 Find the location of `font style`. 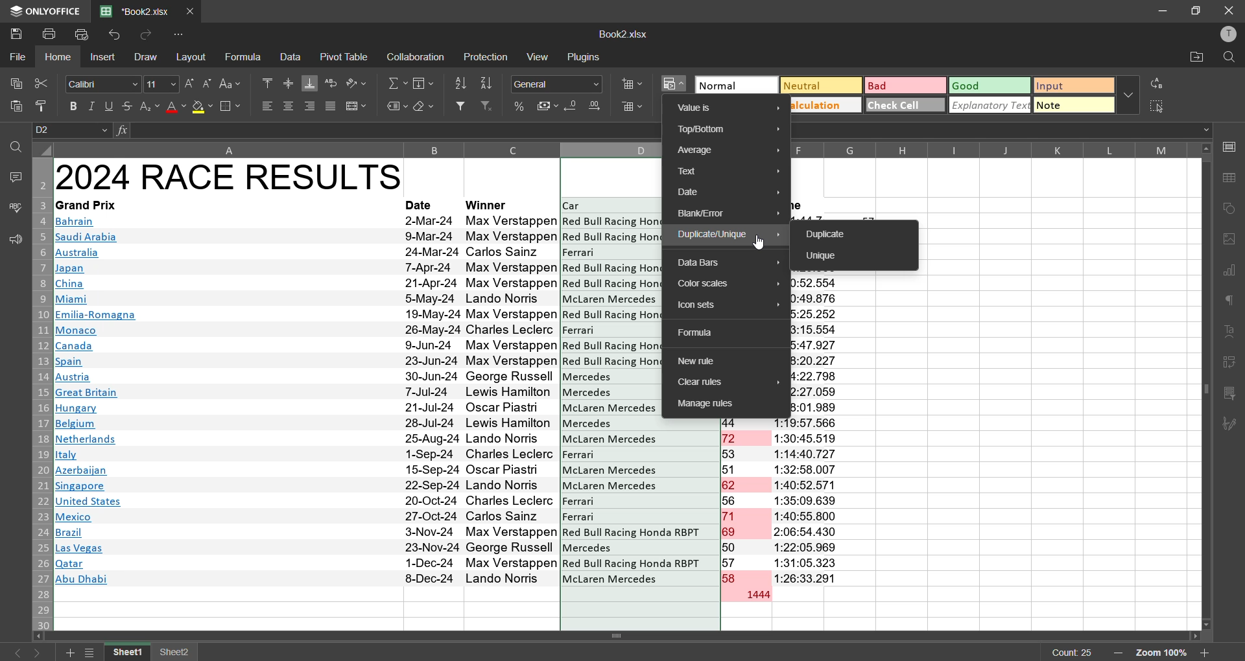

font style is located at coordinates (104, 84).